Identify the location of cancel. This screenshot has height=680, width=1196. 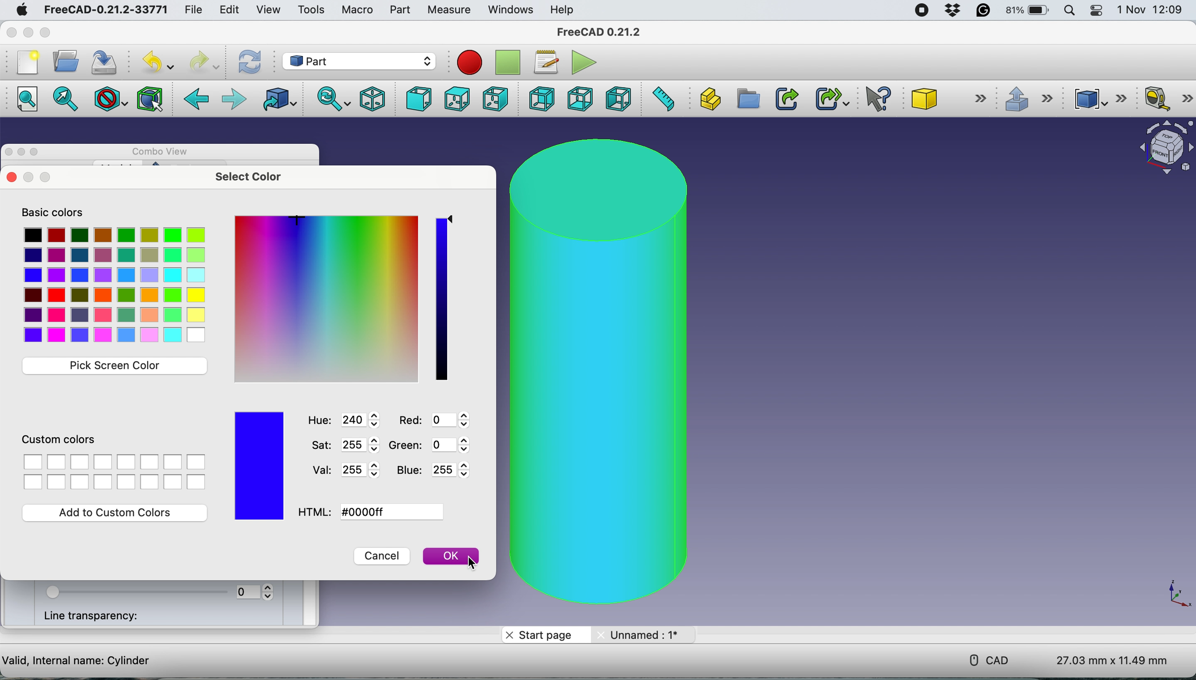
(382, 556).